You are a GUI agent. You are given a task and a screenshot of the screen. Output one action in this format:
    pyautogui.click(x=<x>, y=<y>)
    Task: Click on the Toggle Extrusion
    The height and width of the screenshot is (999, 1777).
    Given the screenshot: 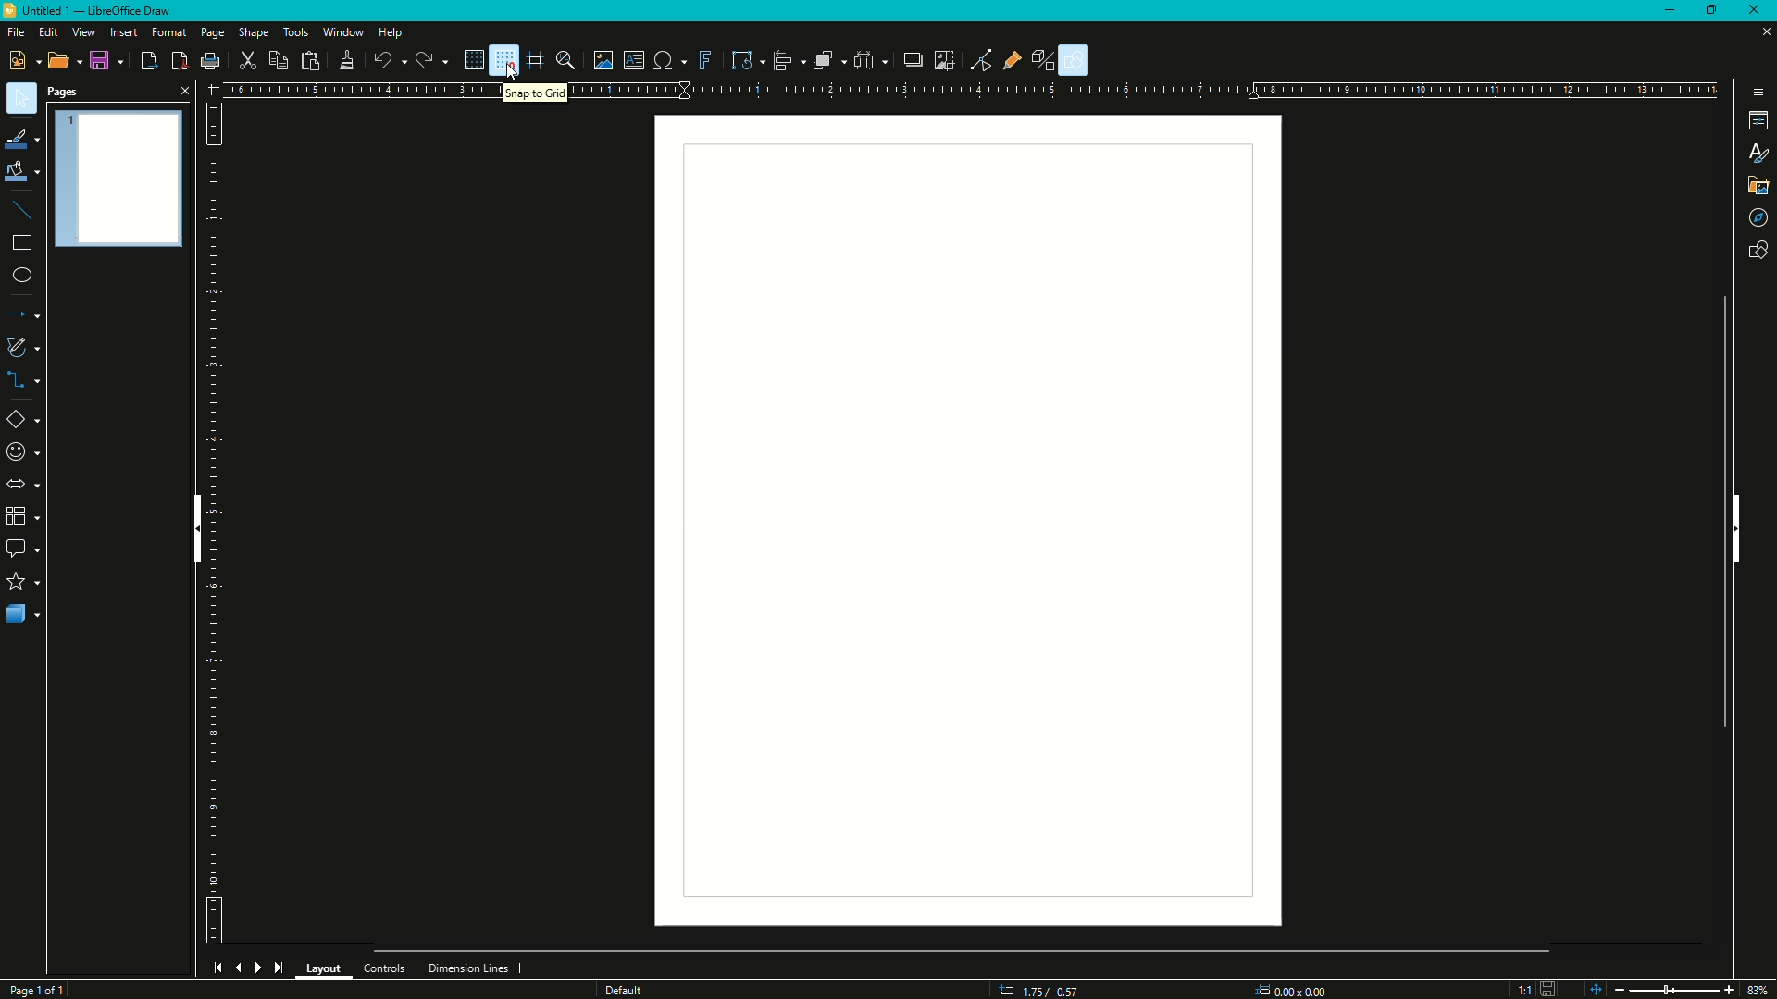 What is the action you would take?
    pyautogui.click(x=1039, y=59)
    